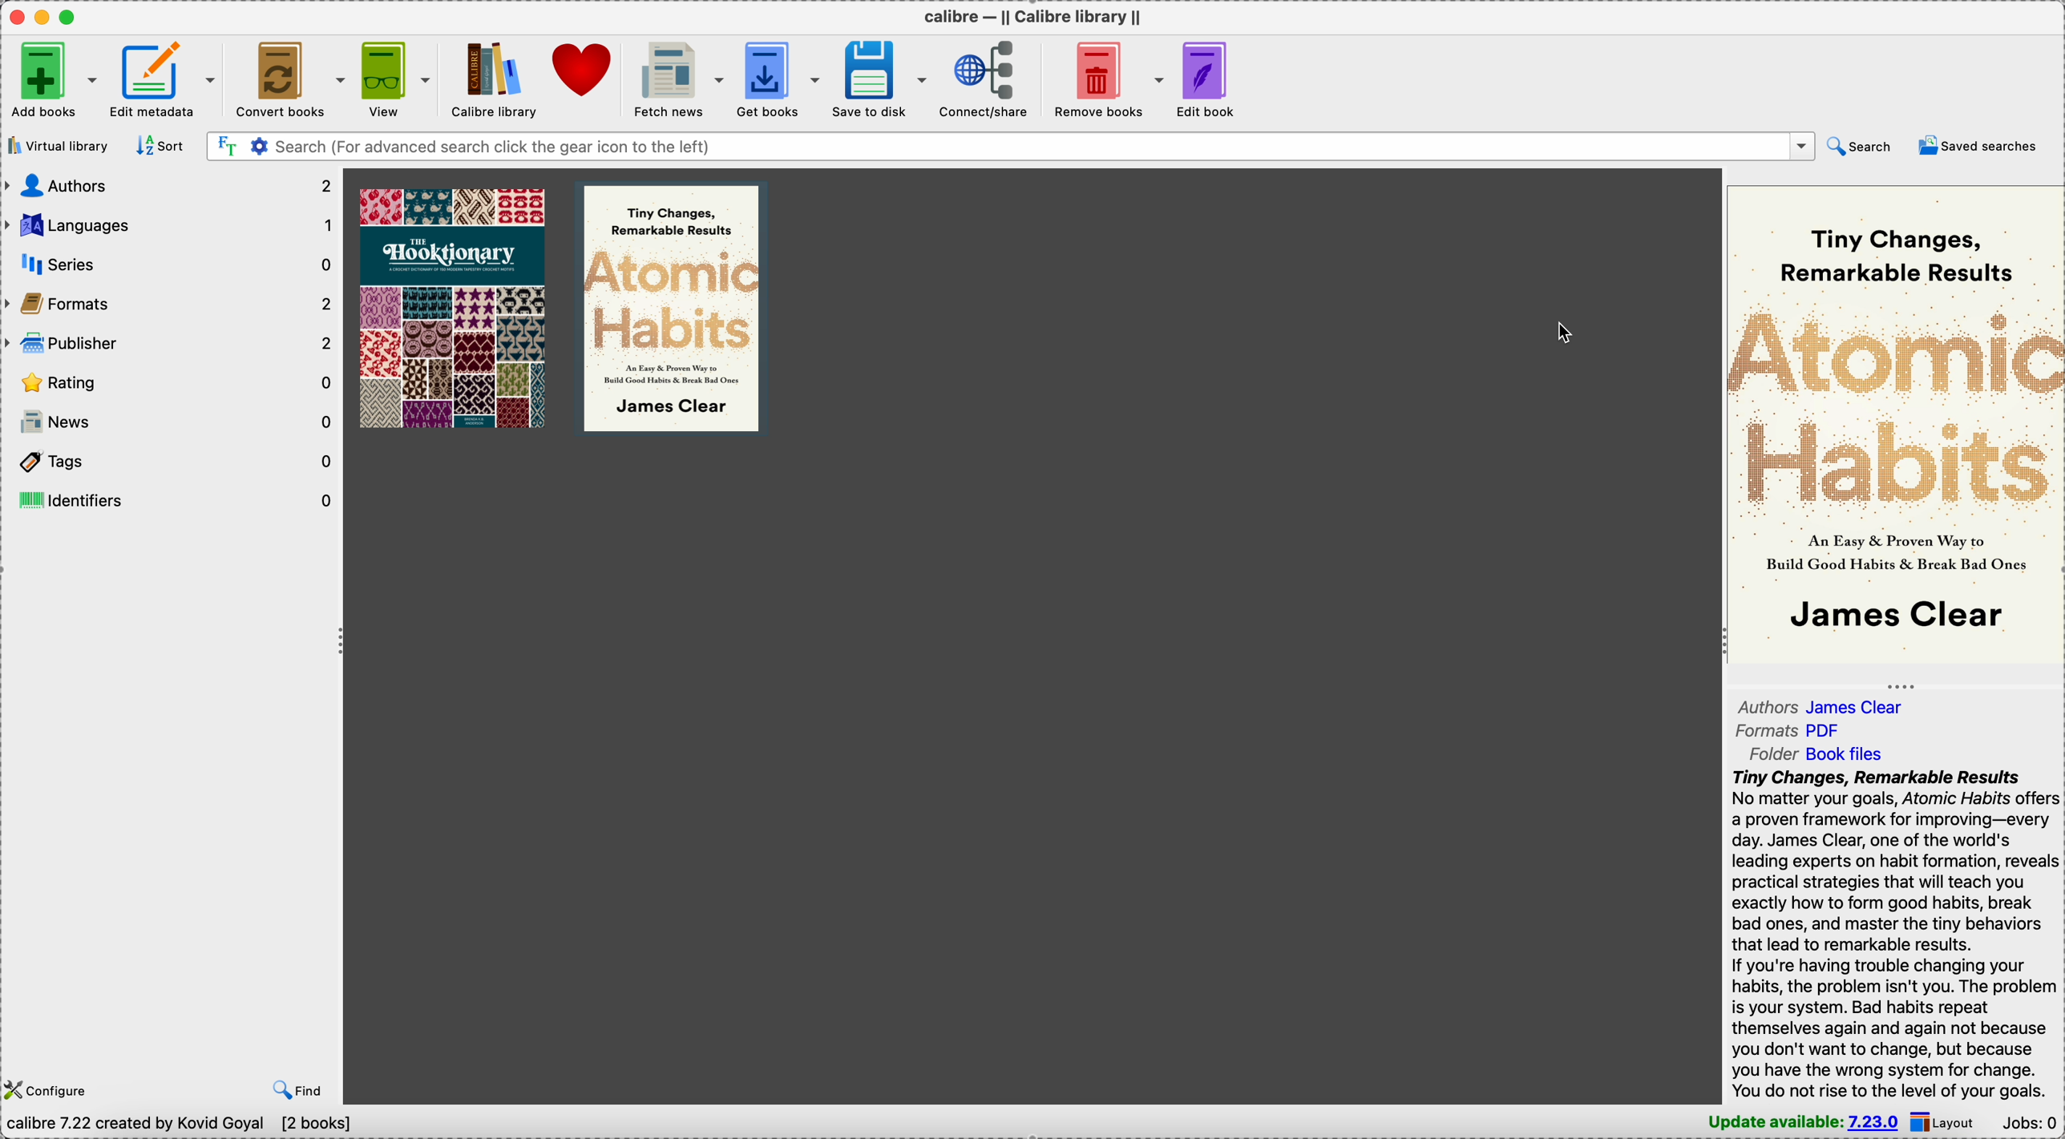 The image size is (2065, 1139). I want to click on calibre 7.22 created by kovid goyal [2 books], so click(182, 1126).